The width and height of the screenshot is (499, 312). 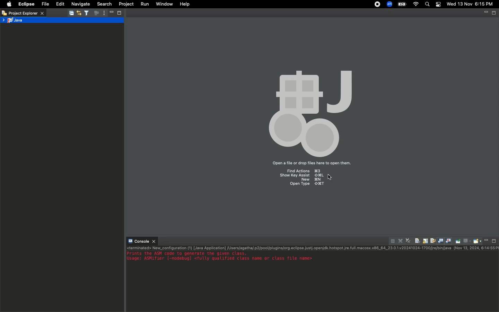 I want to click on show key assist ⇧⌘L, so click(x=302, y=176).